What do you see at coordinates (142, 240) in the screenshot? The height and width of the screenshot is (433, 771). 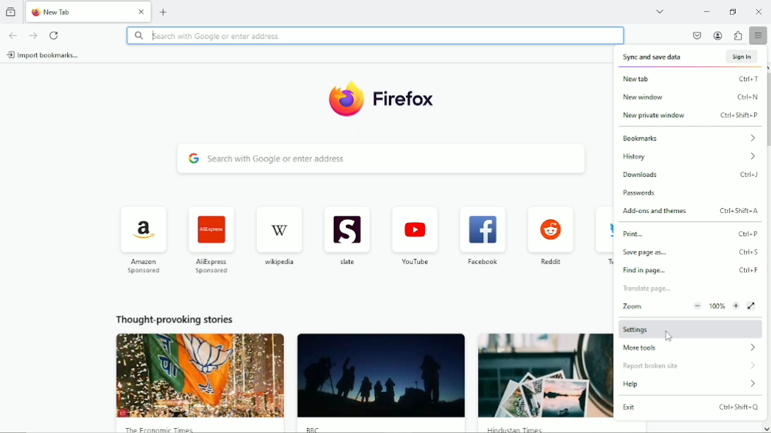 I see `amazon` at bounding box center [142, 240].